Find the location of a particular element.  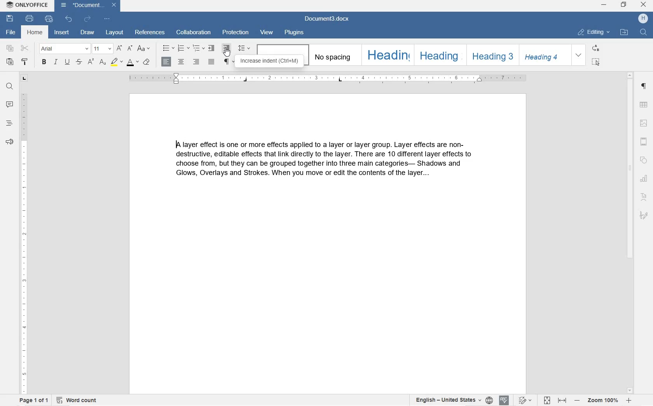

HEADING 3 is located at coordinates (493, 55).